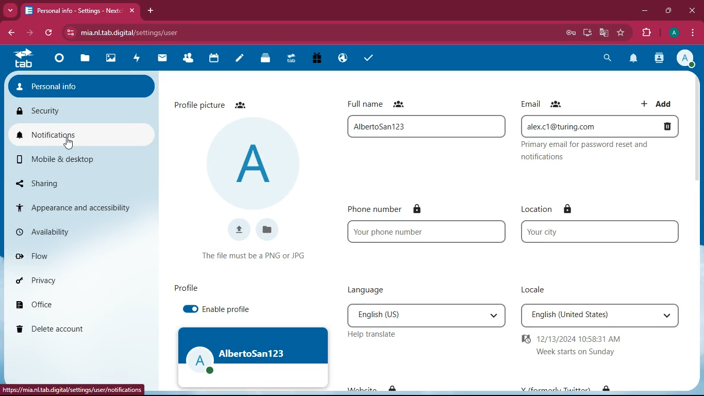 The height and width of the screenshot is (396, 704). Describe the element at coordinates (529, 103) in the screenshot. I see `email` at that location.